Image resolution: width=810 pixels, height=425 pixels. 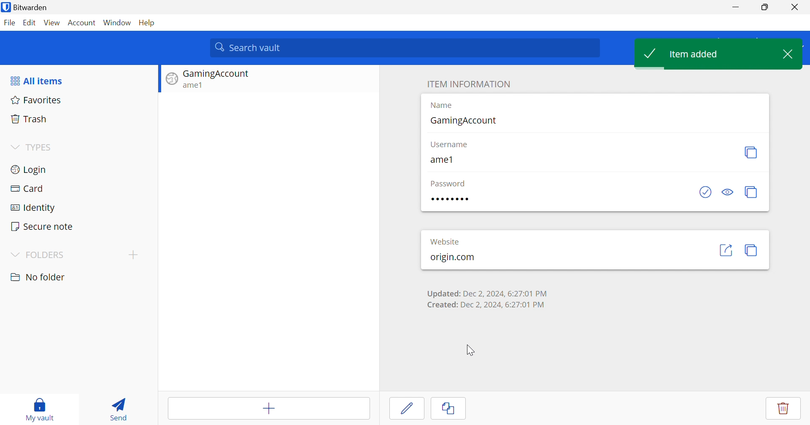 I want to click on Favorites, so click(x=36, y=101).